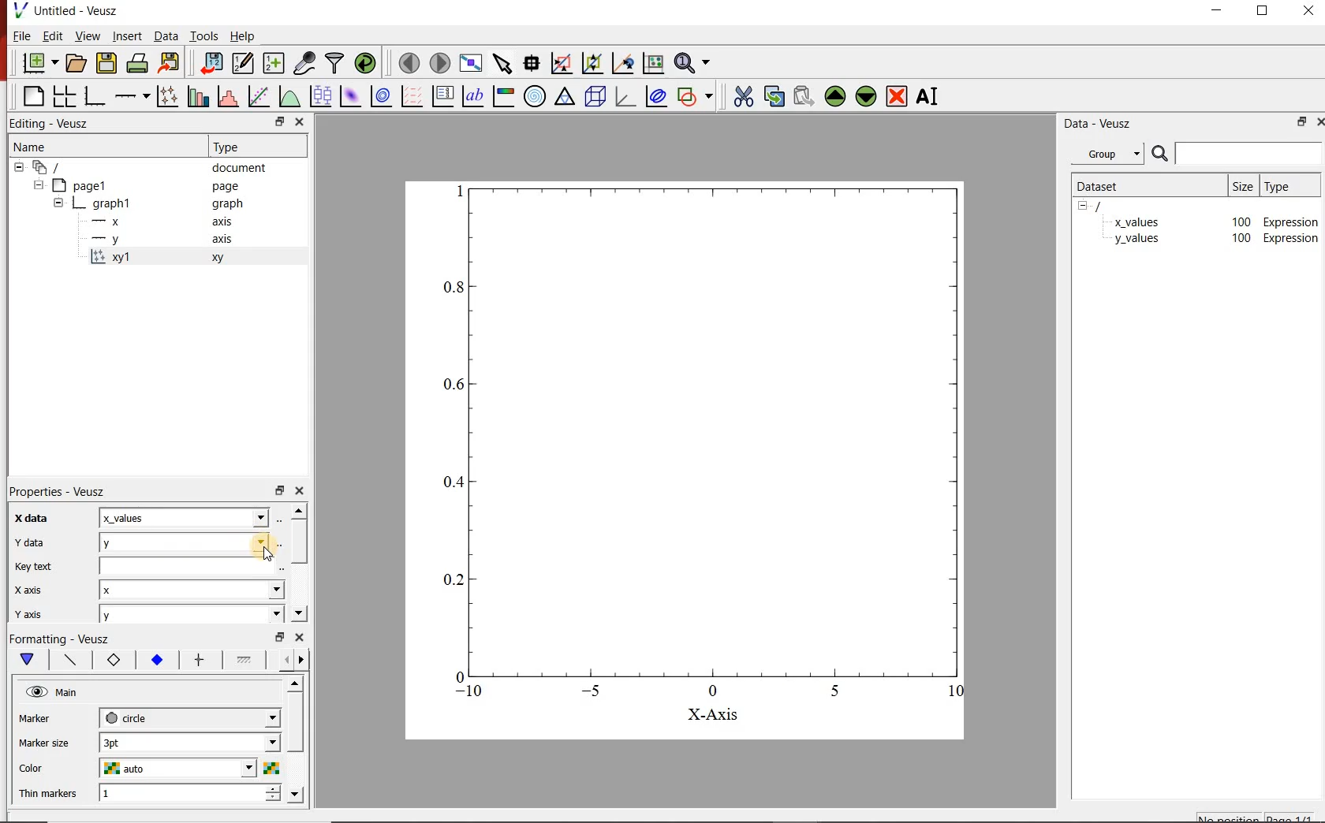 Image resolution: width=1325 pixels, height=823 pixels. Describe the element at coordinates (1262, 12) in the screenshot. I see `restore down` at that location.